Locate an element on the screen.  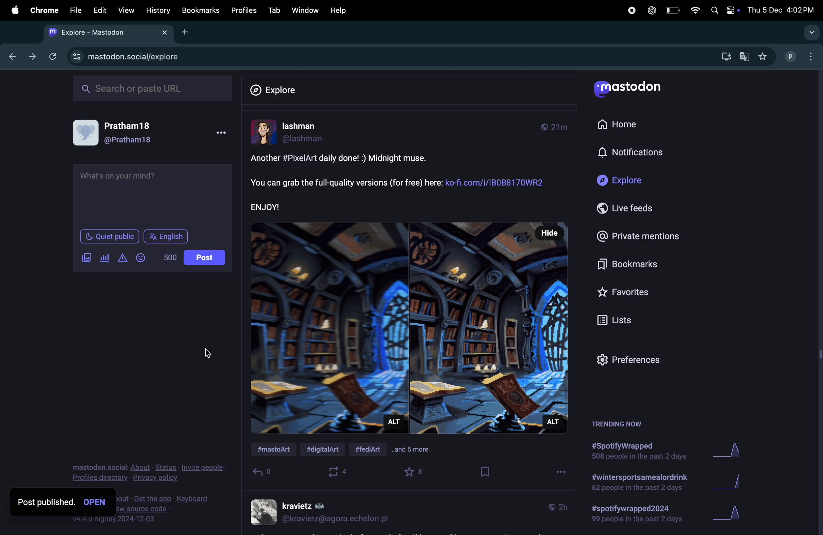
Image is located at coordinates (409, 325).